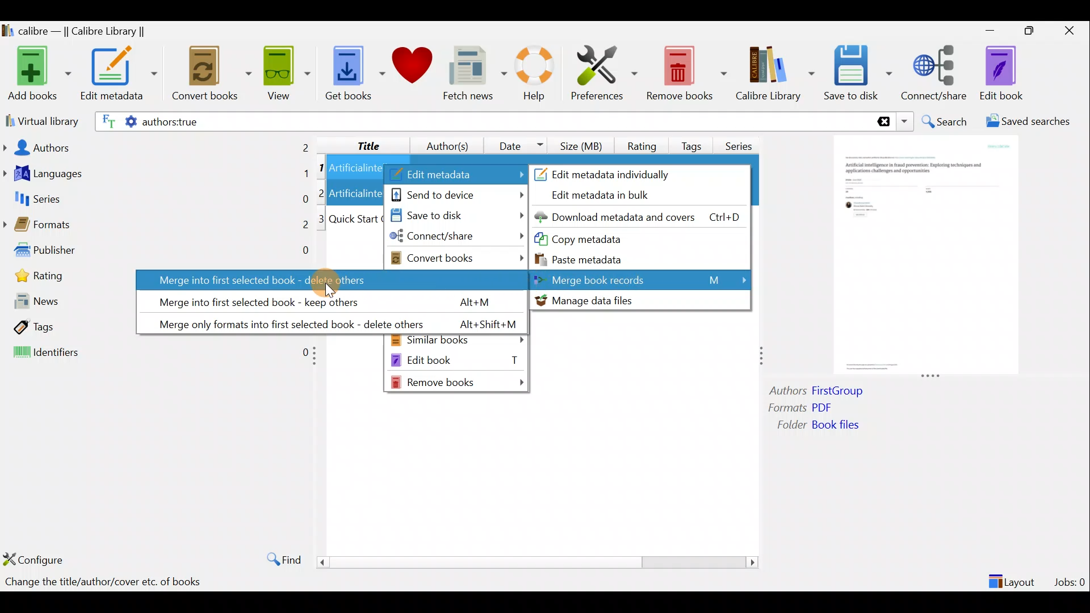 The image size is (1090, 613). What do you see at coordinates (584, 144) in the screenshot?
I see `Size` at bounding box center [584, 144].